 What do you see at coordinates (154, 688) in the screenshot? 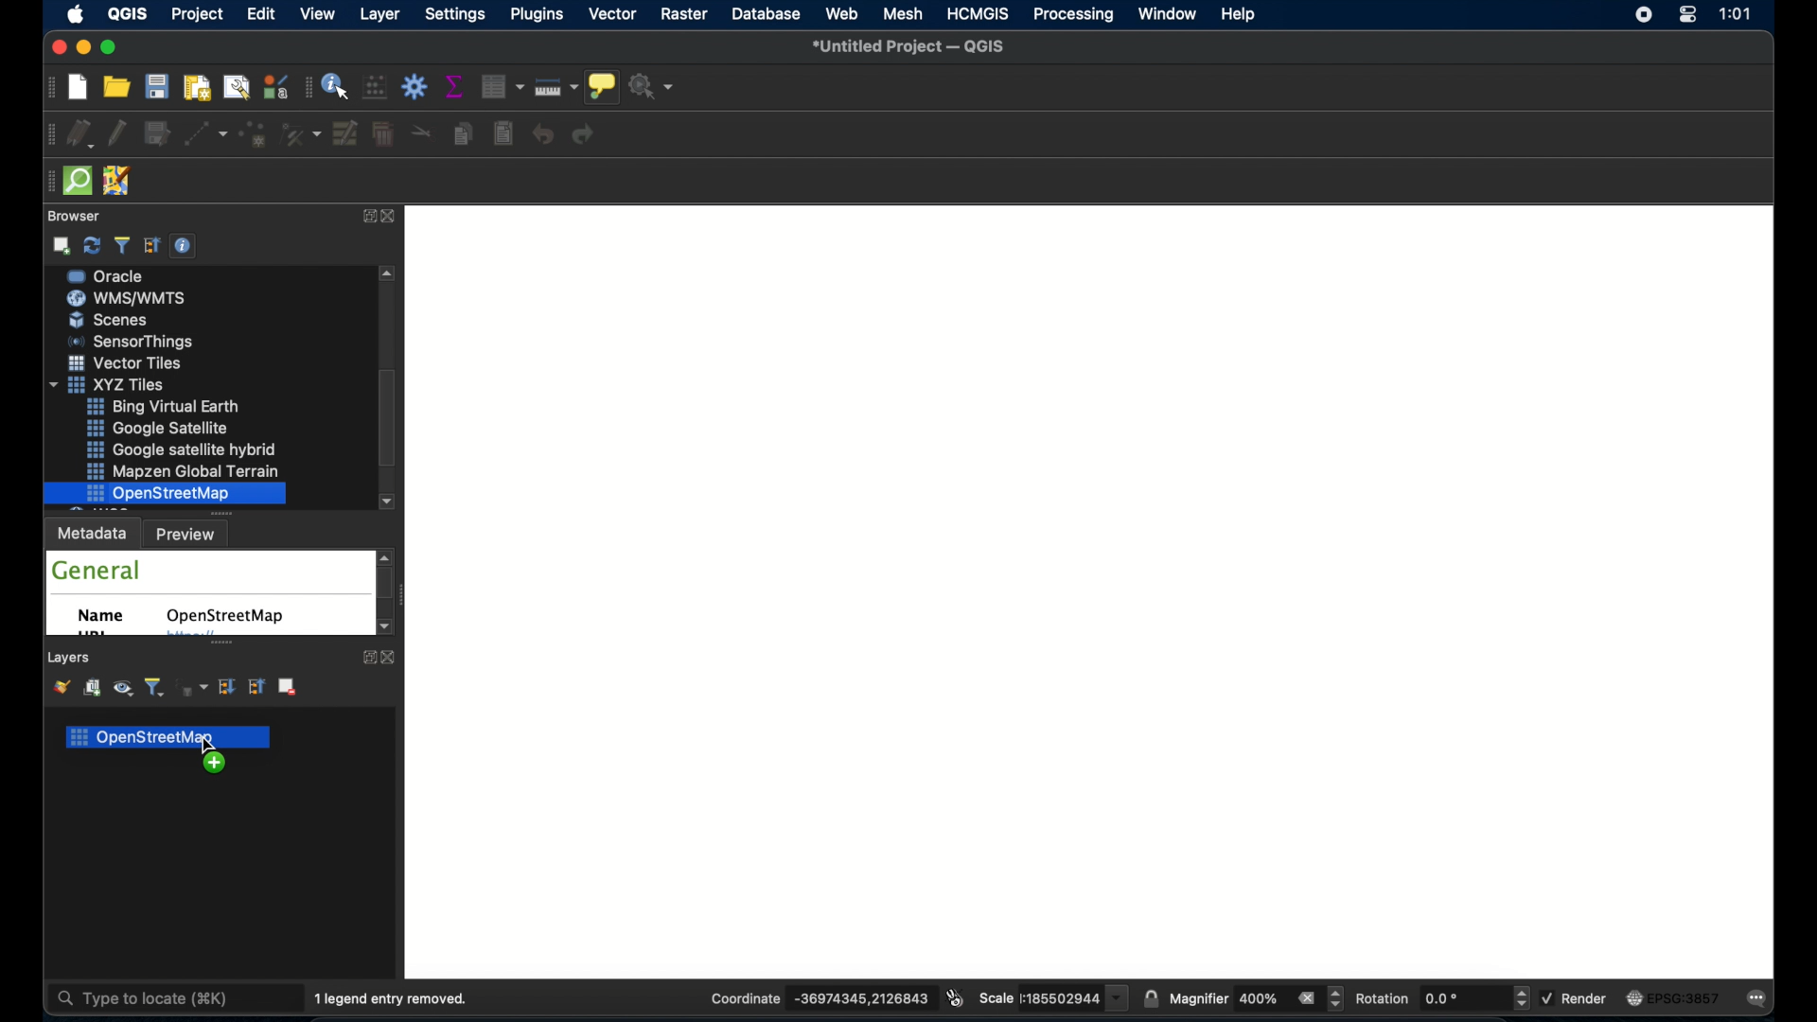
I see `filter legend` at bounding box center [154, 688].